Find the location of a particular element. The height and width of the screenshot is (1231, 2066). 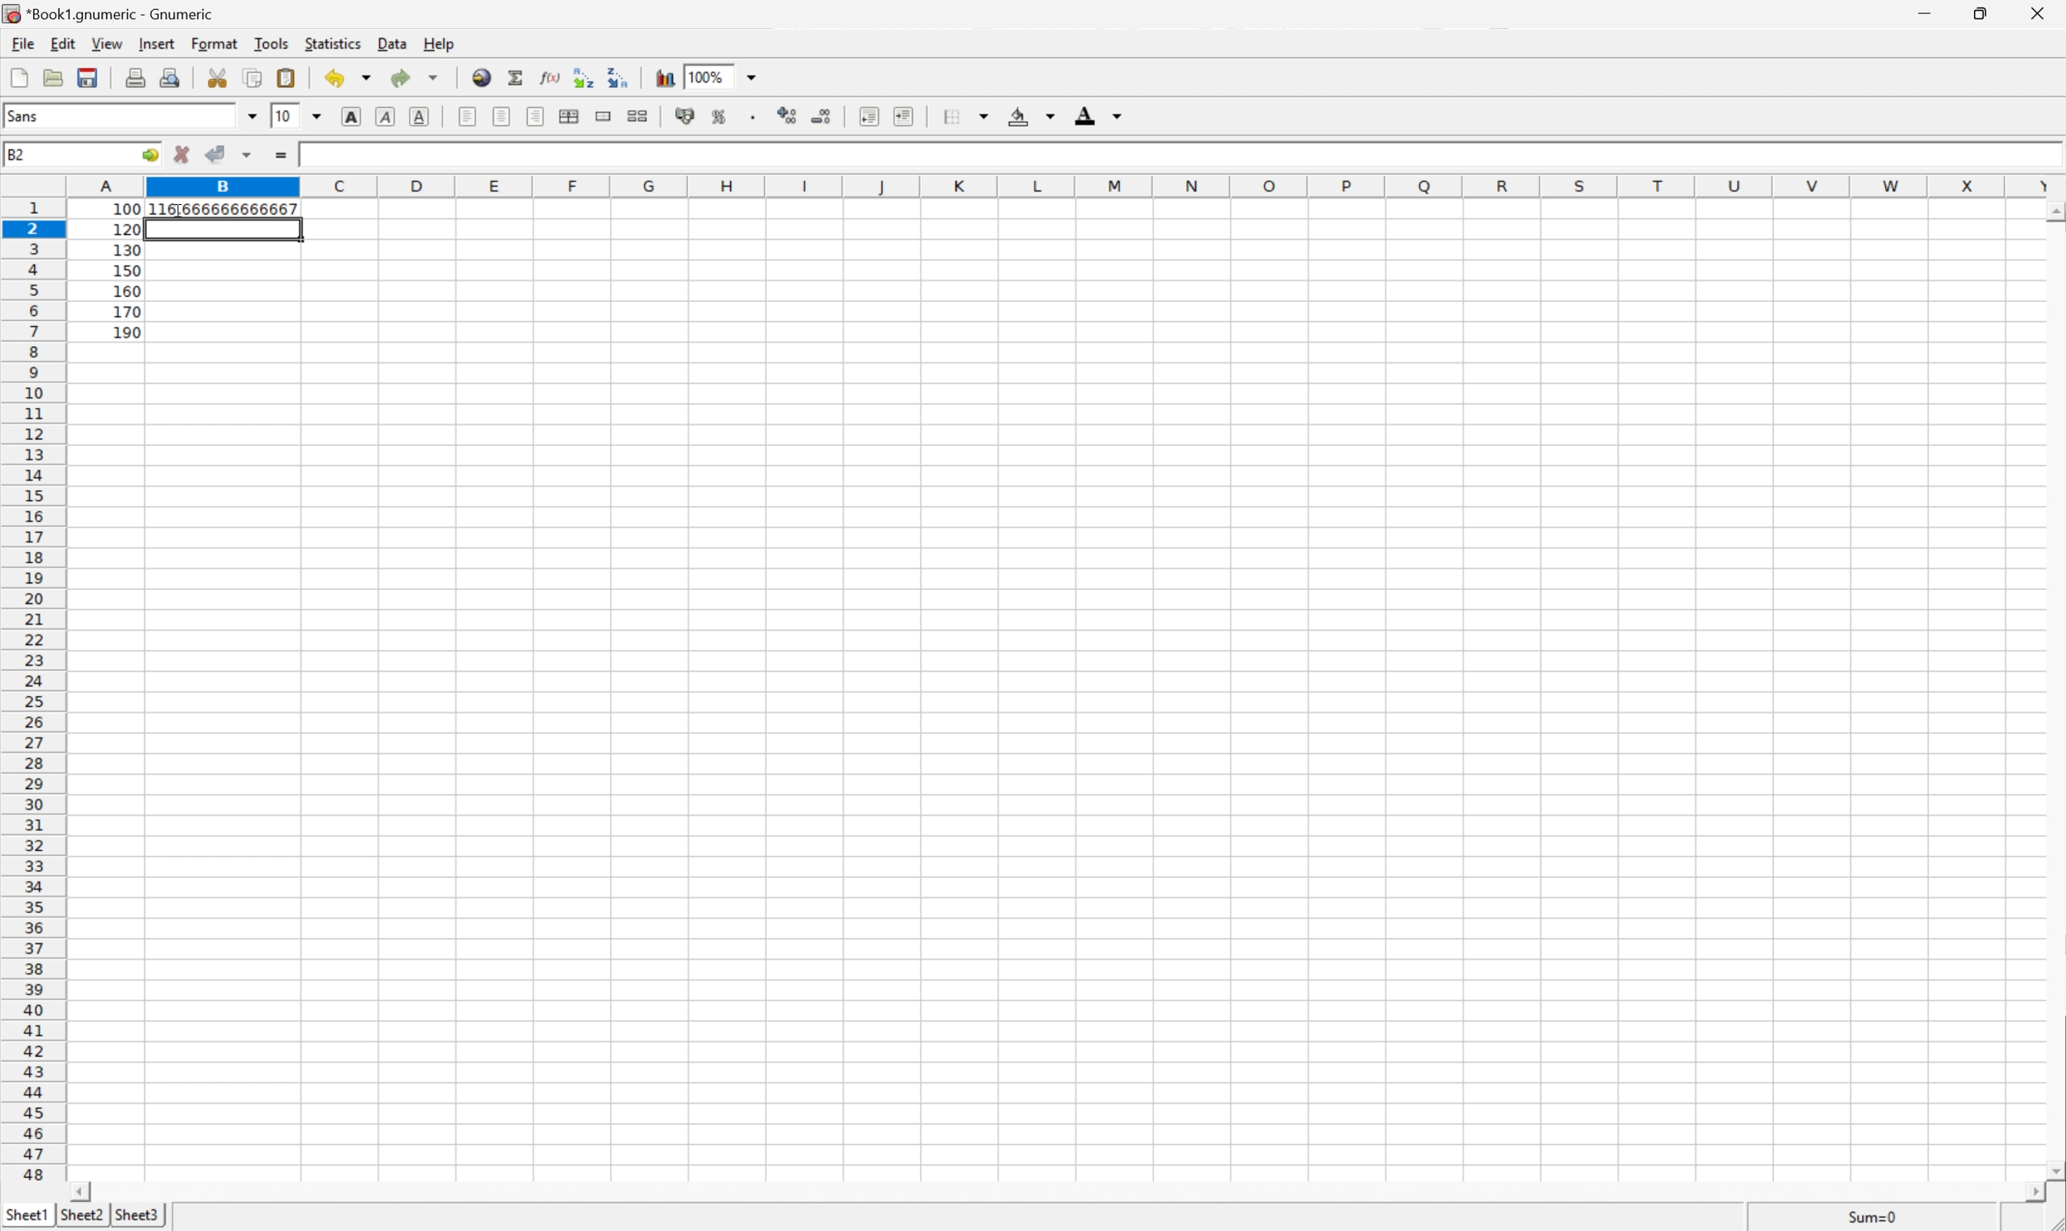

Help is located at coordinates (441, 41).